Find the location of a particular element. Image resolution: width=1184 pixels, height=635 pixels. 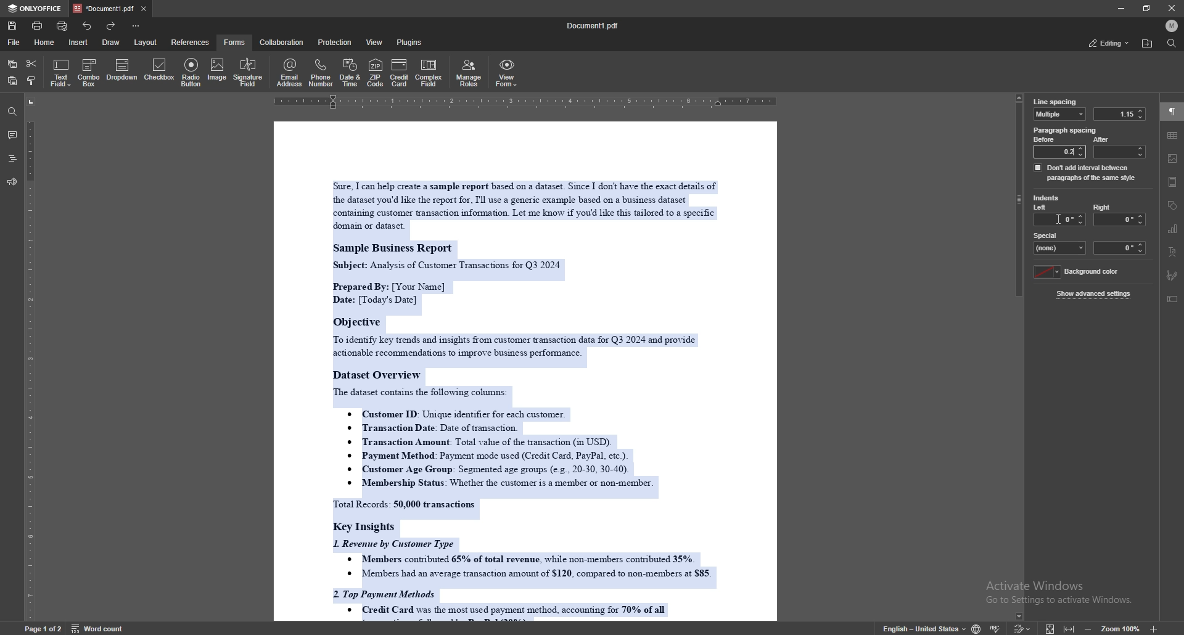

radio button is located at coordinates (192, 72).